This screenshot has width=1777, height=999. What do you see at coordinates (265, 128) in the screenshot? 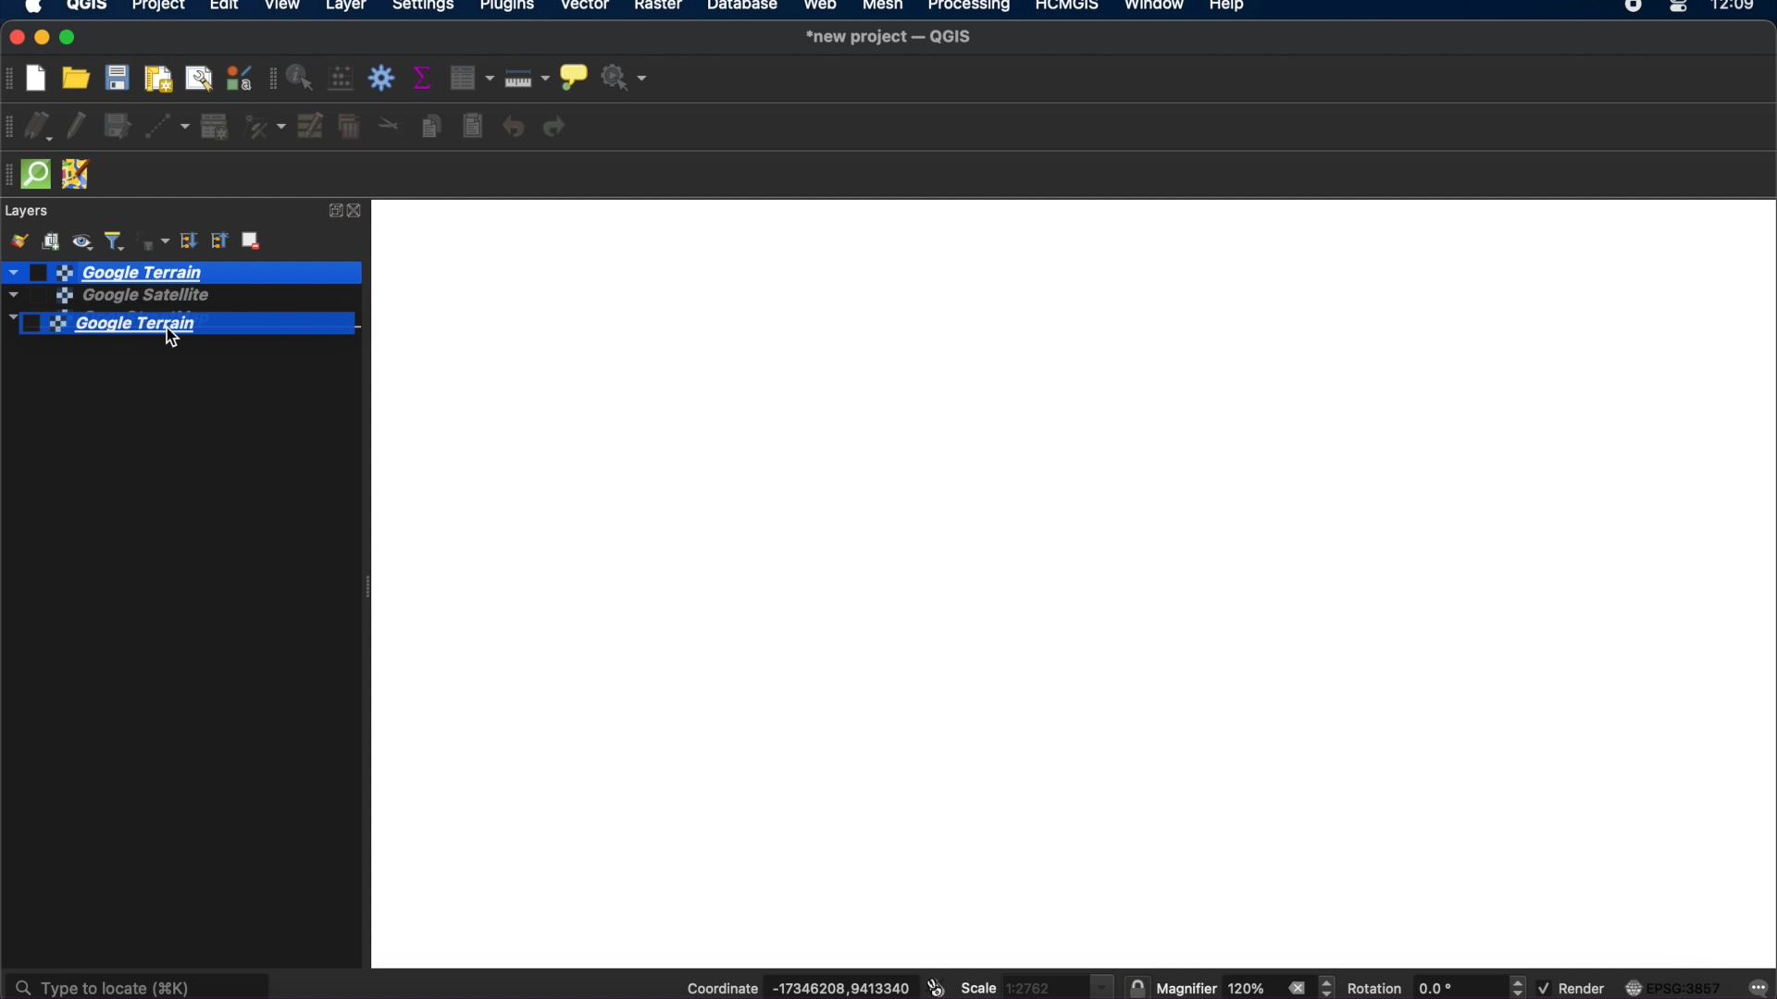
I see `vertex tool` at bounding box center [265, 128].